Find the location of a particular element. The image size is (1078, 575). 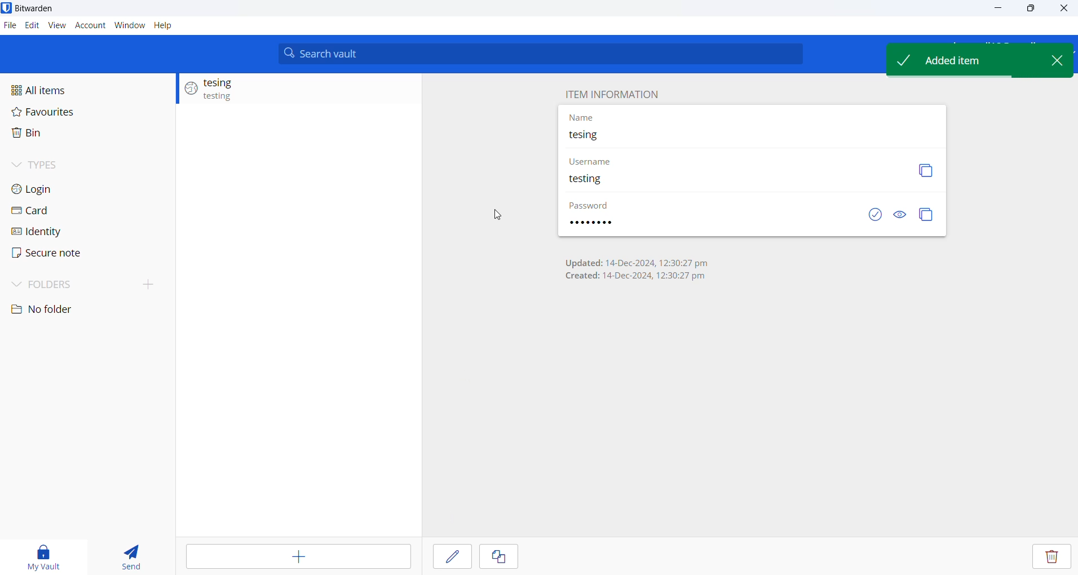

Favorites is located at coordinates (68, 114).